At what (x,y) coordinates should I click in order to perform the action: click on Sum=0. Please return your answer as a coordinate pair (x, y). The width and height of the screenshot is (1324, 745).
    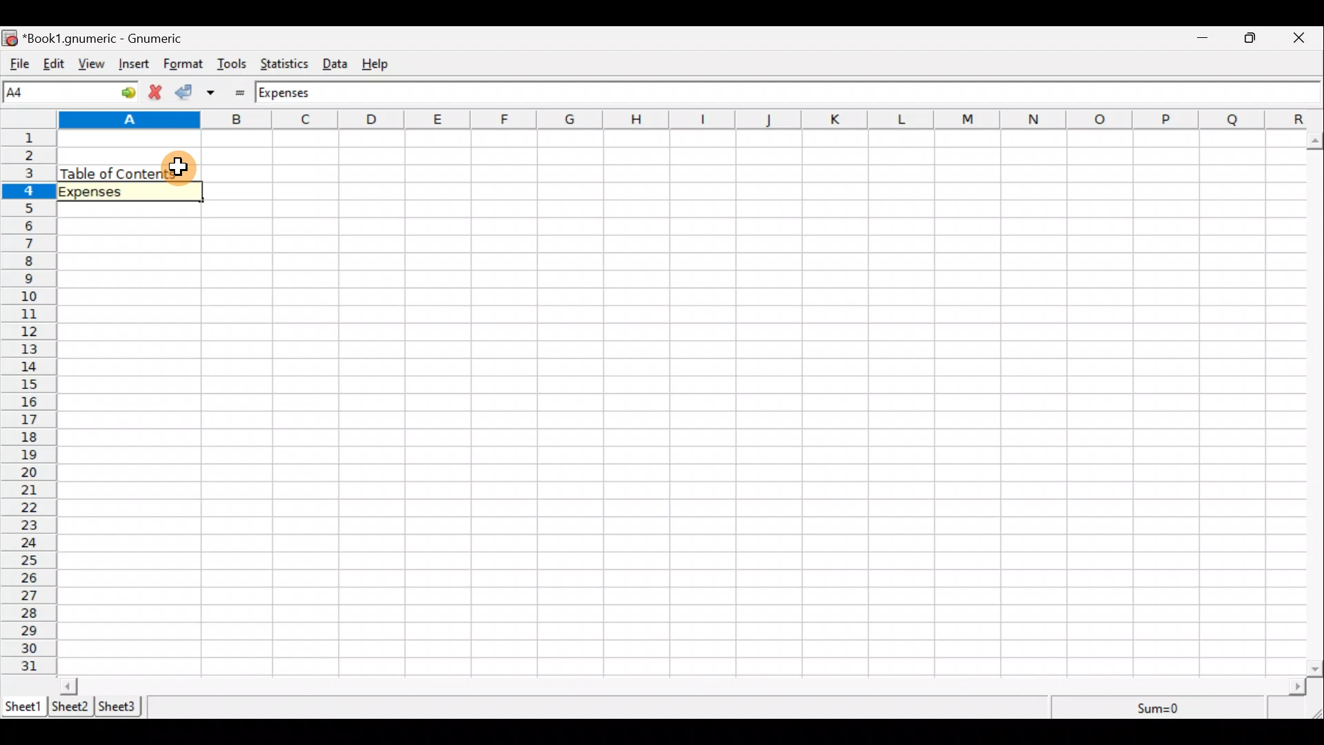
    Looking at the image, I should click on (1160, 709).